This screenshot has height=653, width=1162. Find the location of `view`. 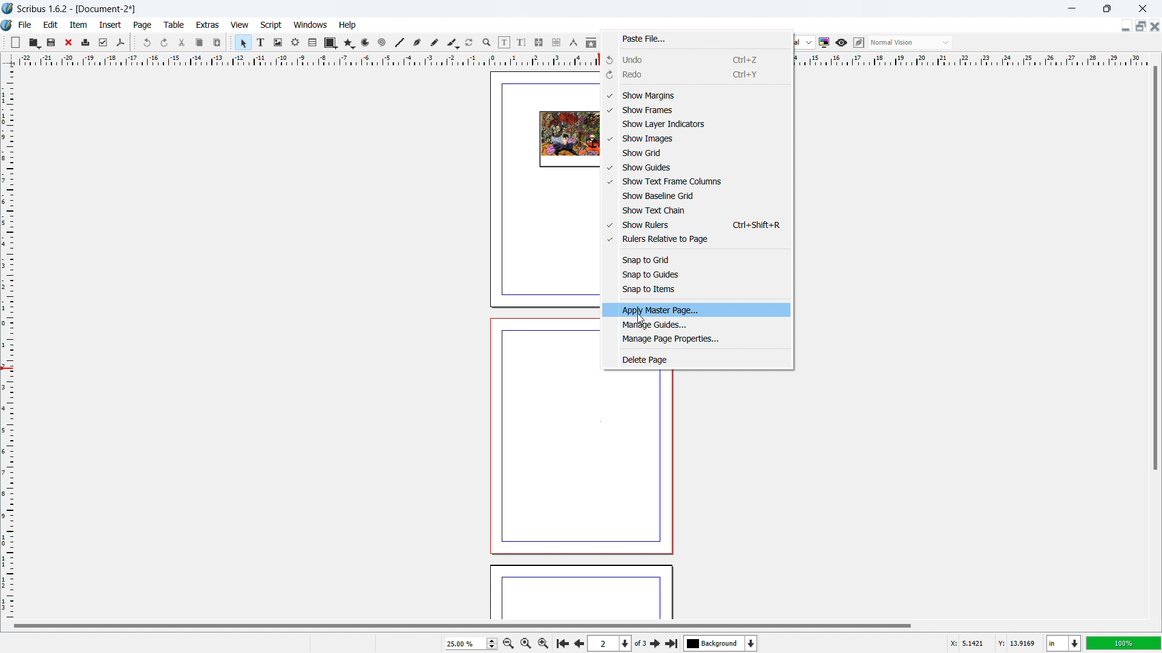

view is located at coordinates (240, 25).